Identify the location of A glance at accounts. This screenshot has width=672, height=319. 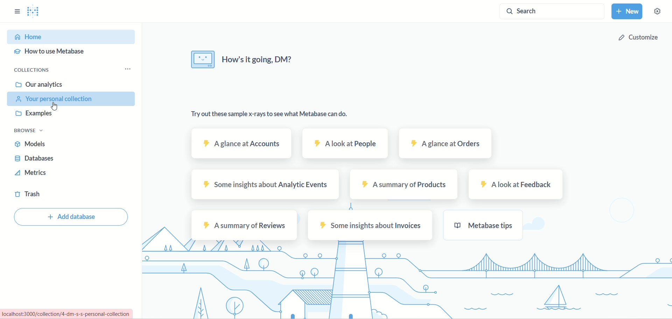
(239, 144).